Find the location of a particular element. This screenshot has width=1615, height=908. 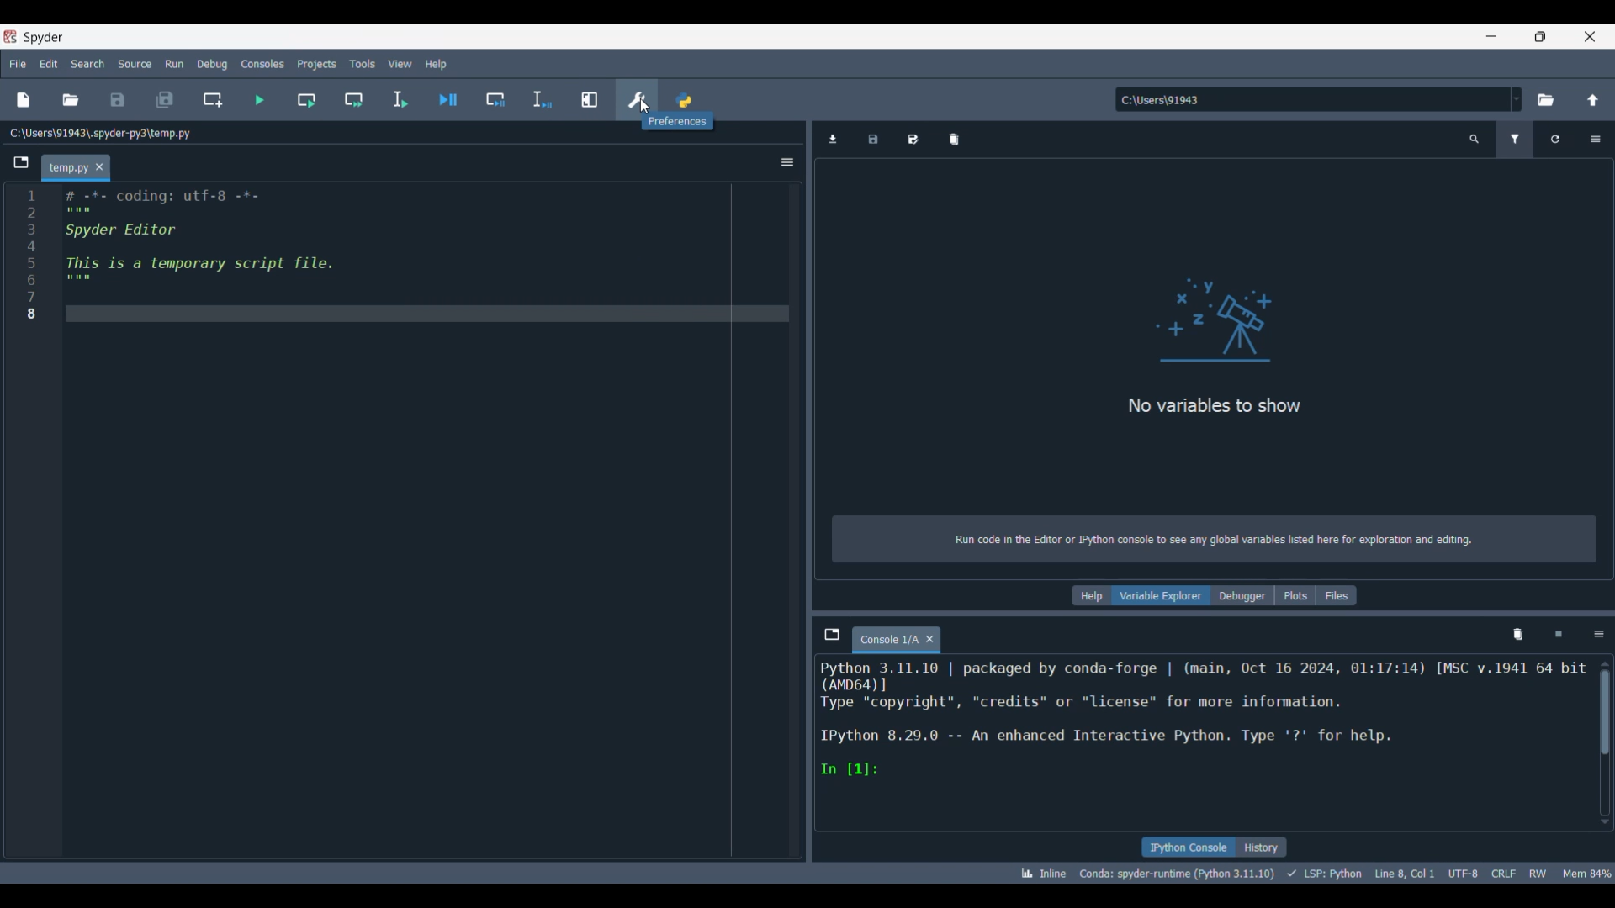

Save data is located at coordinates (872, 140).